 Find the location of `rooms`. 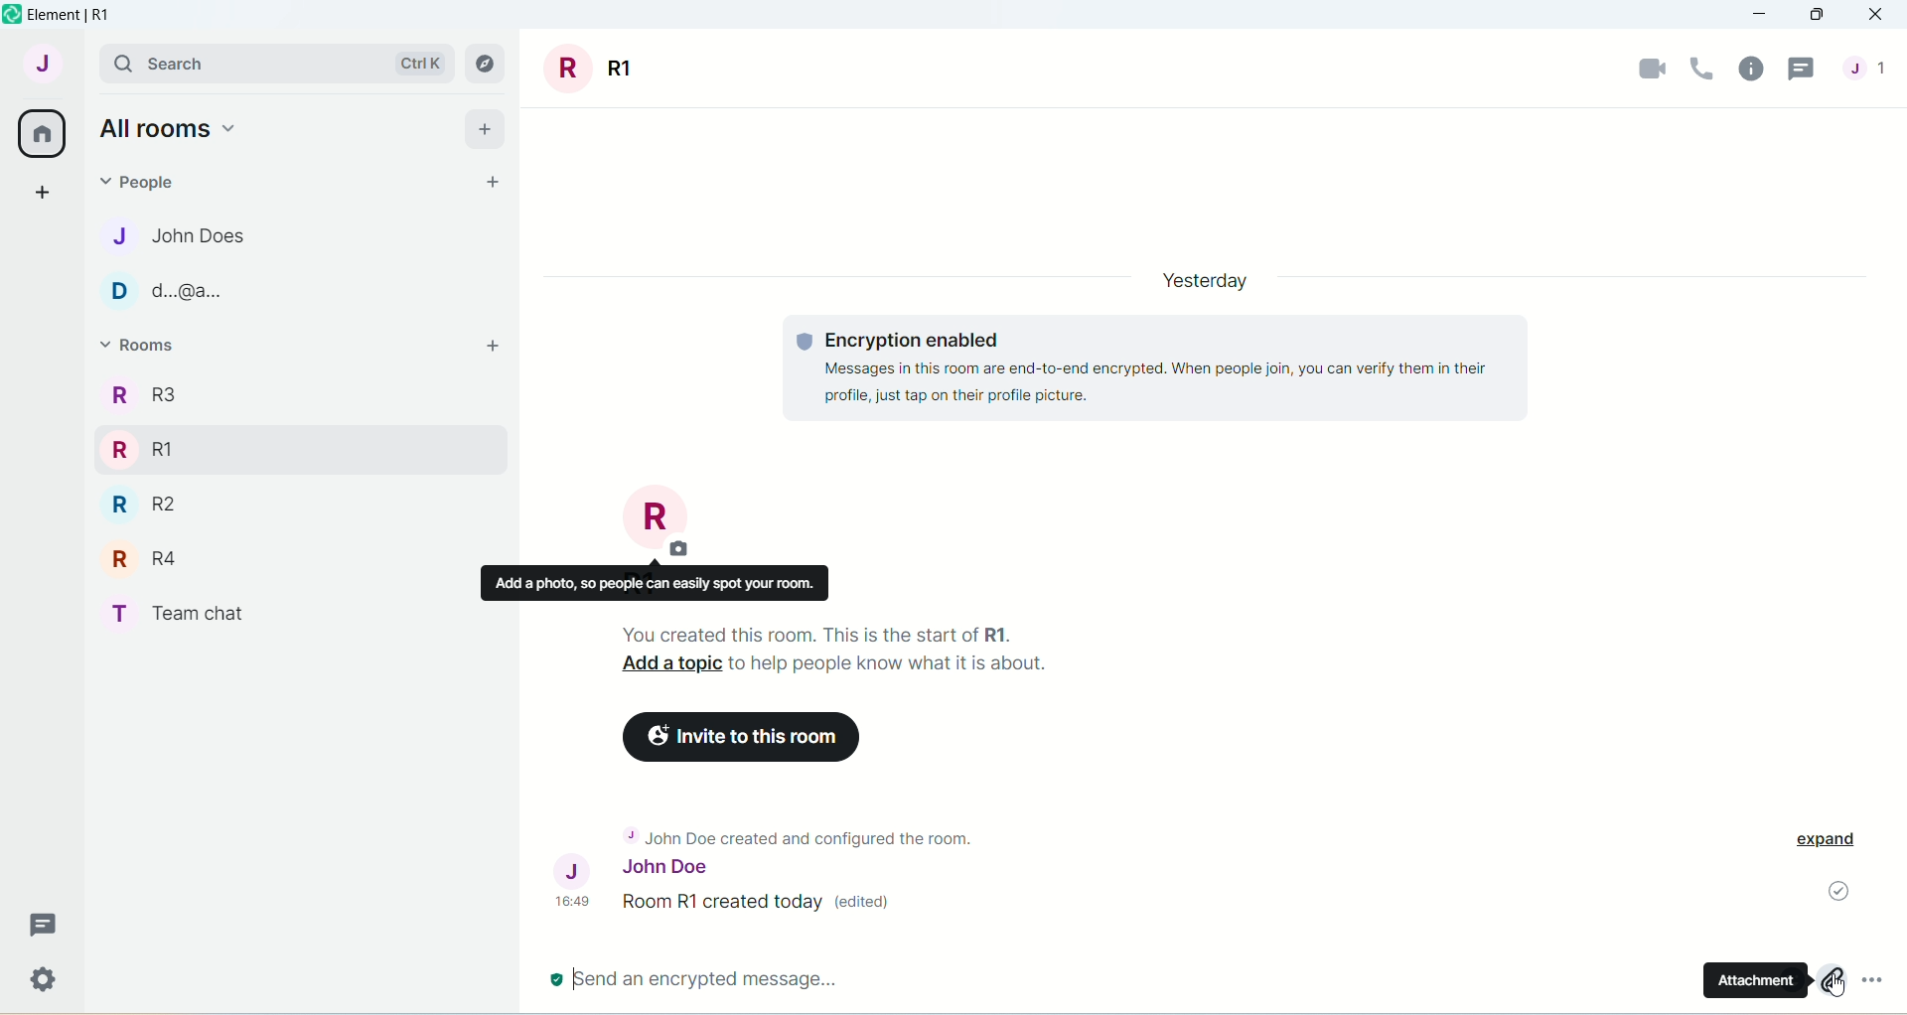

rooms is located at coordinates (145, 341).